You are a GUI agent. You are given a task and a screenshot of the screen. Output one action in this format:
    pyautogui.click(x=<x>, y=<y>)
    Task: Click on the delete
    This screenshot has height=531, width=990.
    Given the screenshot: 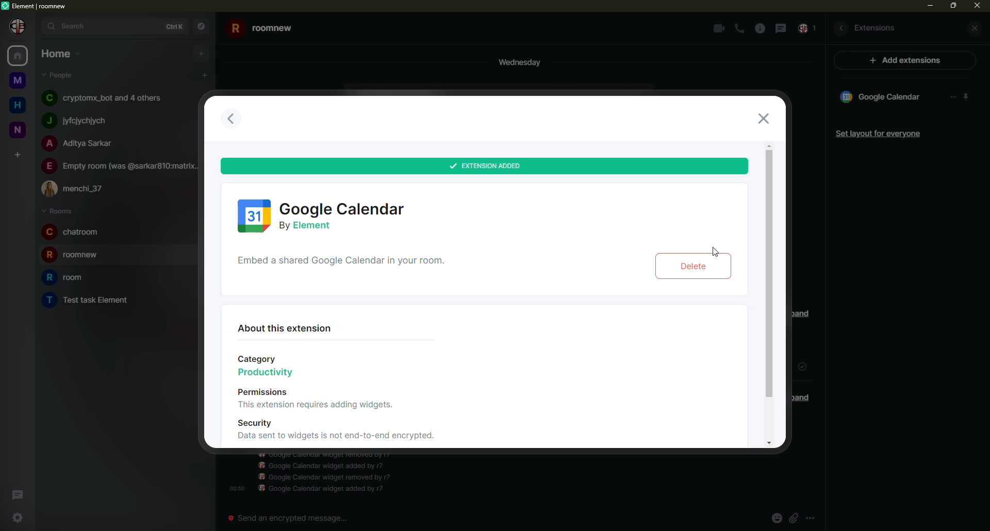 What is the action you would take?
    pyautogui.click(x=692, y=266)
    